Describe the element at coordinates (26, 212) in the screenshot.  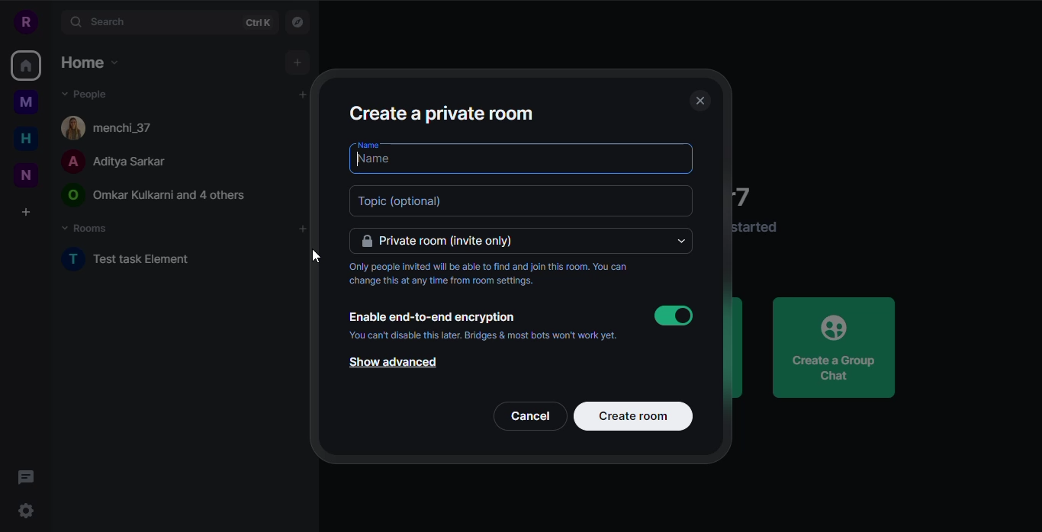
I see `create a space` at that location.